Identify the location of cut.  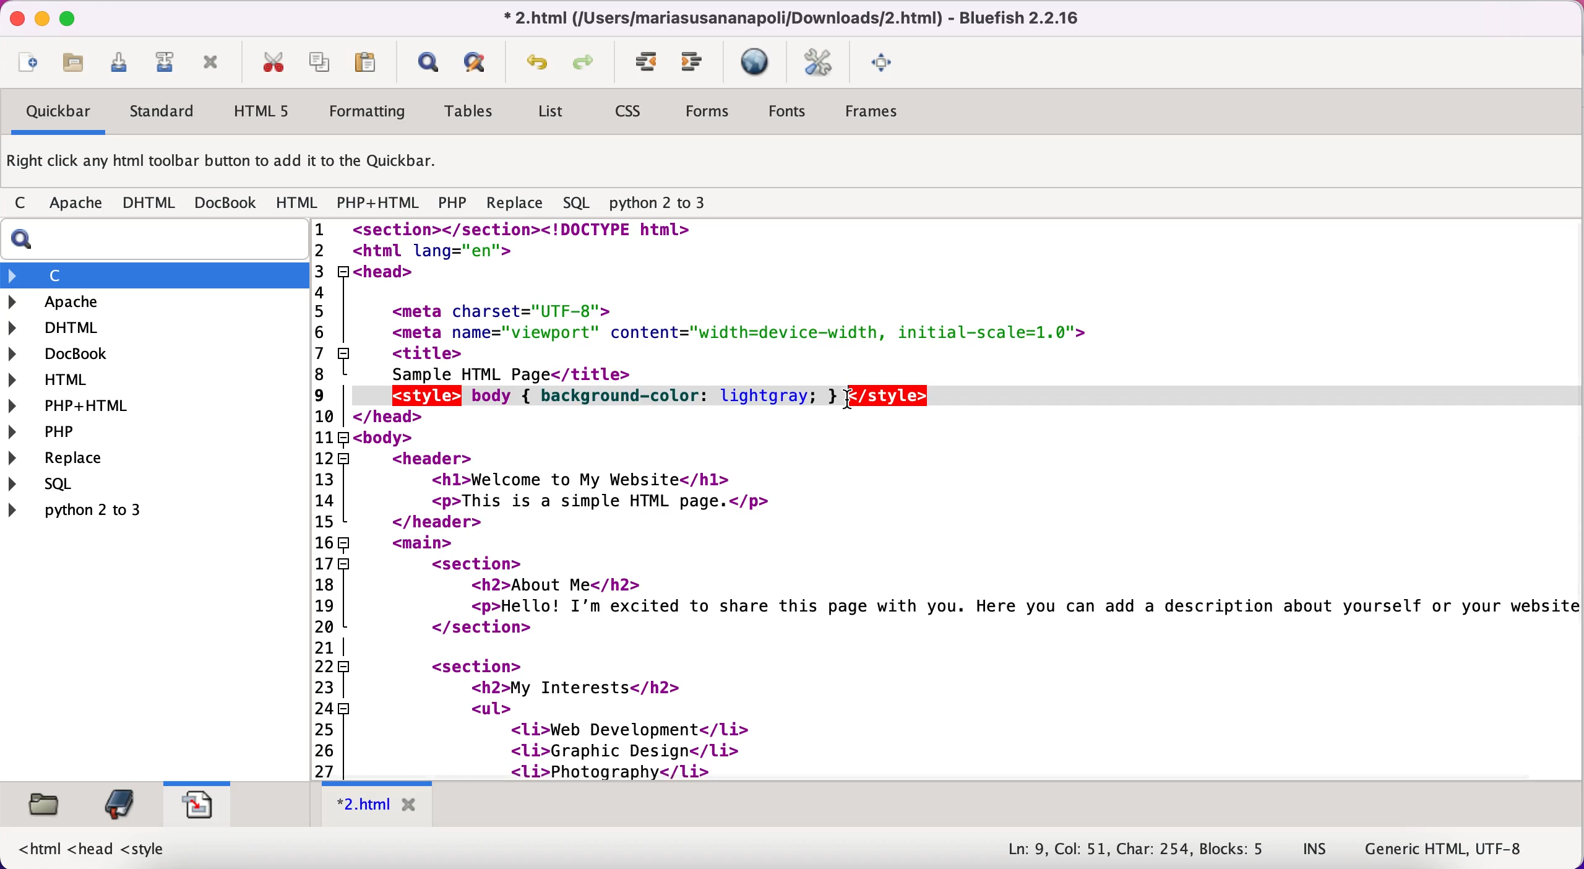
(272, 63).